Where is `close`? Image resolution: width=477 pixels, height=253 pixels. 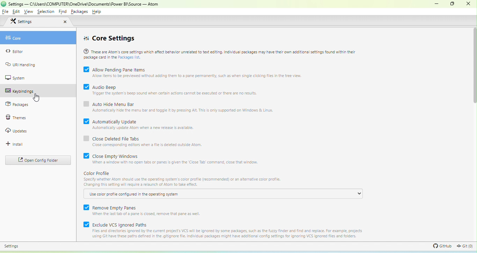
close is located at coordinates (65, 22).